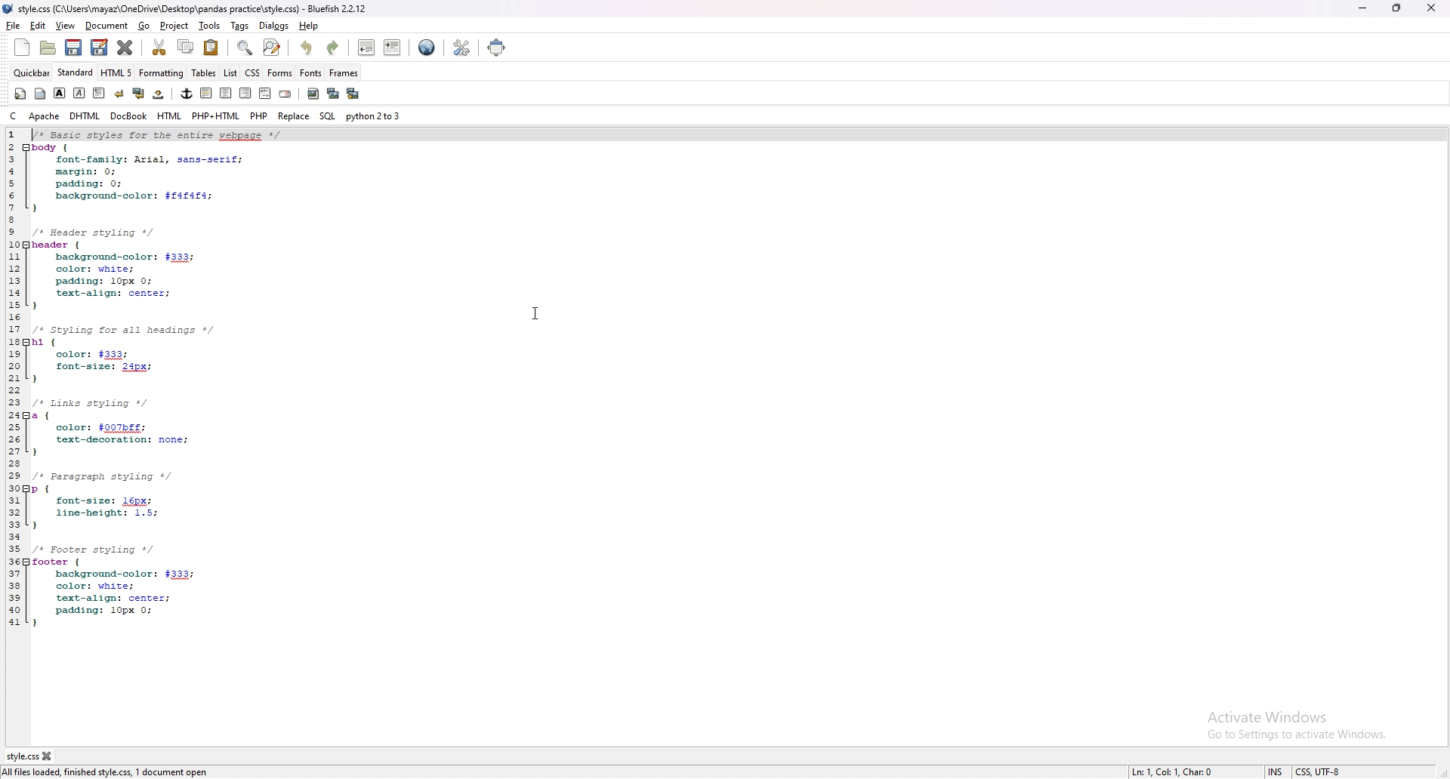 The height and width of the screenshot is (779, 1450). What do you see at coordinates (32, 73) in the screenshot?
I see `quick bar` at bounding box center [32, 73].